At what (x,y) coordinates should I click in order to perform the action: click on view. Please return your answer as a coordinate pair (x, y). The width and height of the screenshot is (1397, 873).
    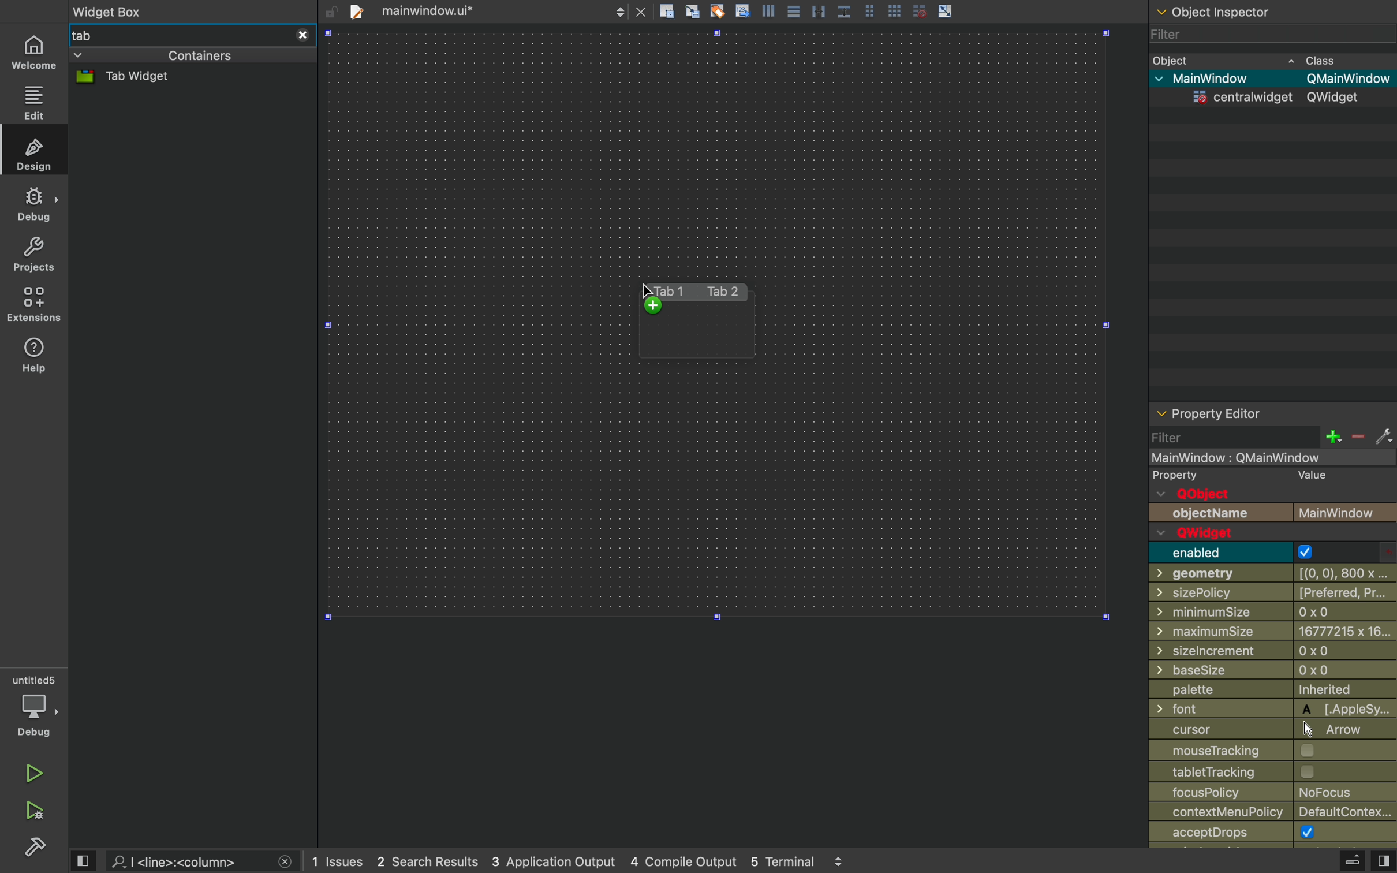
    Looking at the image, I should click on (83, 862).